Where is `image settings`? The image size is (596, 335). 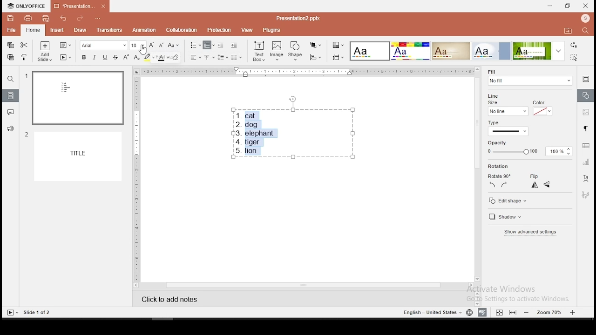
image settings is located at coordinates (586, 112).